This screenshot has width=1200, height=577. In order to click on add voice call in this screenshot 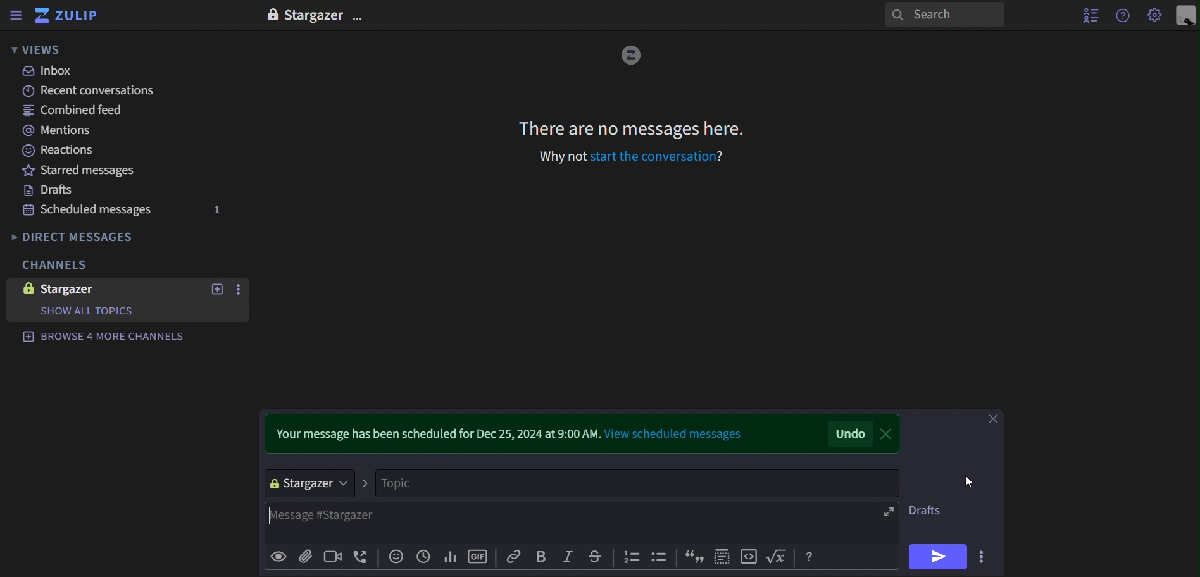, I will do `click(363, 557)`.